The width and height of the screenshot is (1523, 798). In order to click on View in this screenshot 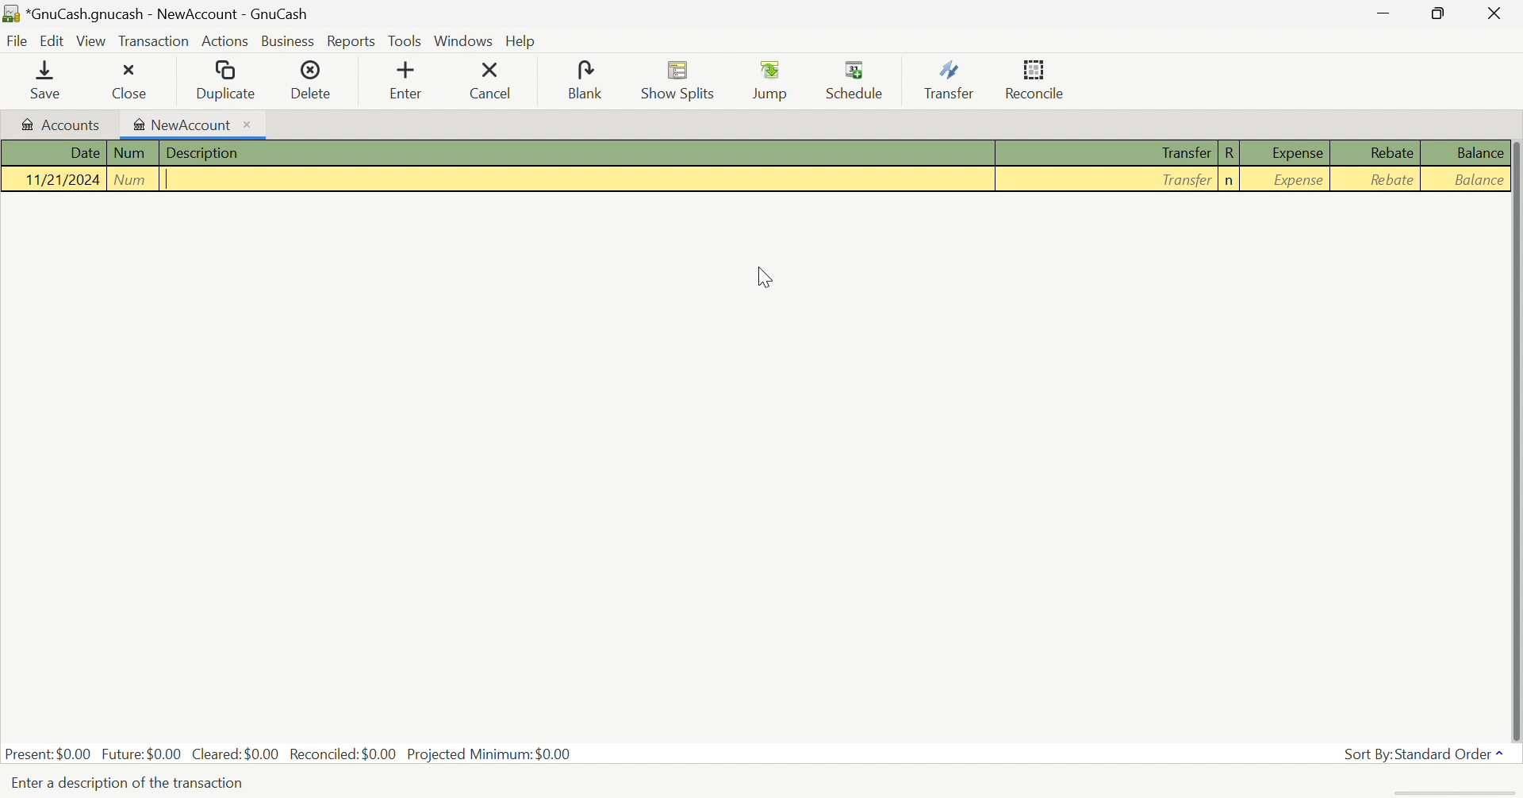, I will do `click(92, 41)`.